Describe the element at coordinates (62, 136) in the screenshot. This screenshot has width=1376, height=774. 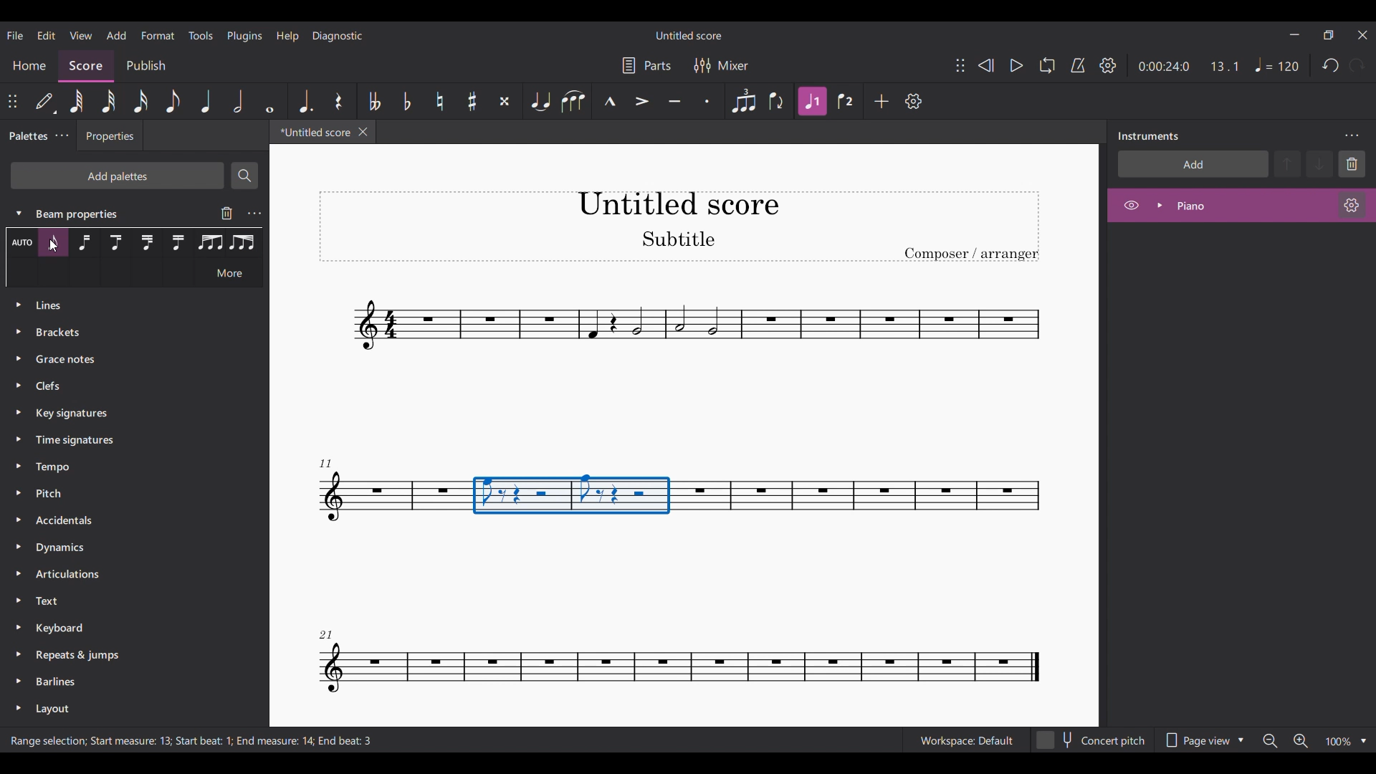
I see `More settings` at that location.